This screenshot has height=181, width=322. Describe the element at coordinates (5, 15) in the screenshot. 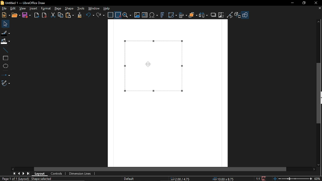

I see `New` at that location.